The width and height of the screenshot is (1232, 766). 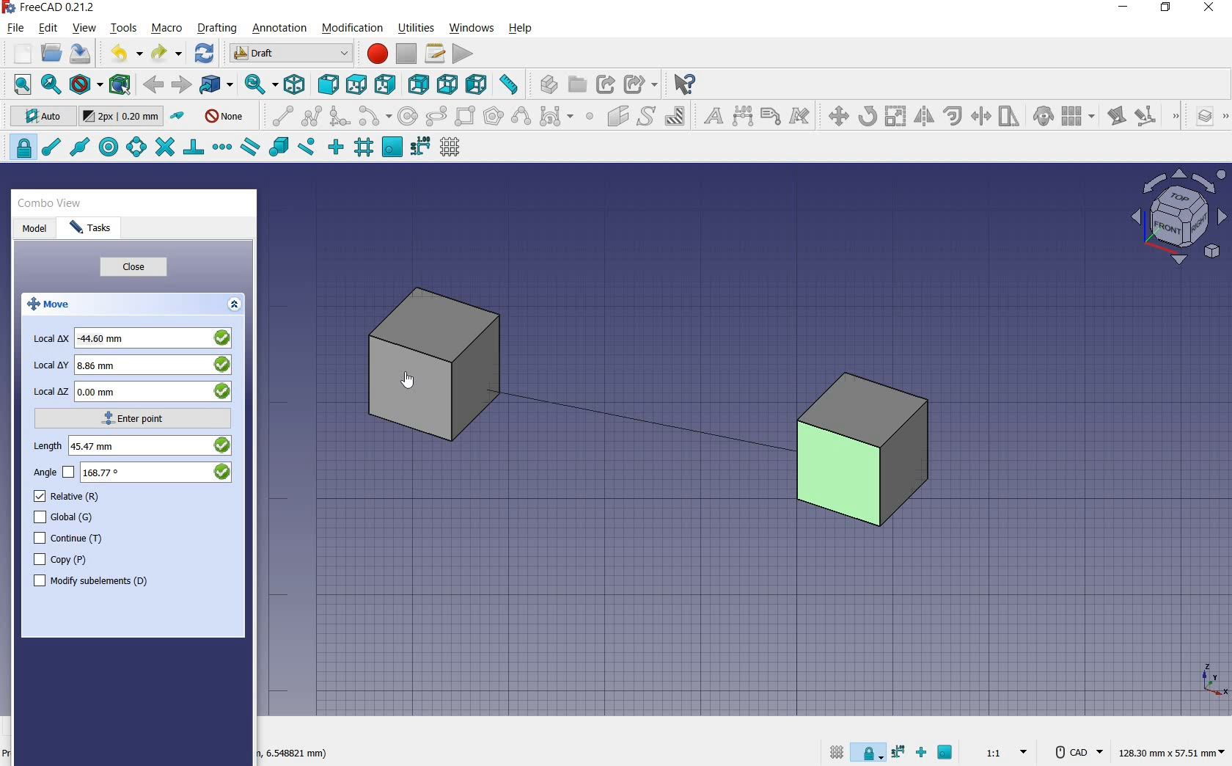 What do you see at coordinates (247, 202) in the screenshot?
I see `close` at bounding box center [247, 202].